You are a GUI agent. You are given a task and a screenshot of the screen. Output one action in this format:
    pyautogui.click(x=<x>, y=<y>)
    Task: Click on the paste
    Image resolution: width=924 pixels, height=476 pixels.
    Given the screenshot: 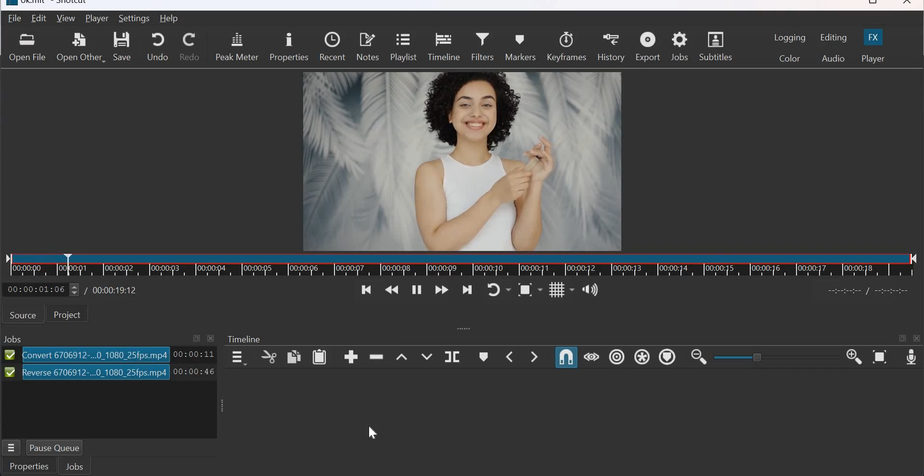 What is the action you would take?
    pyautogui.click(x=320, y=357)
    